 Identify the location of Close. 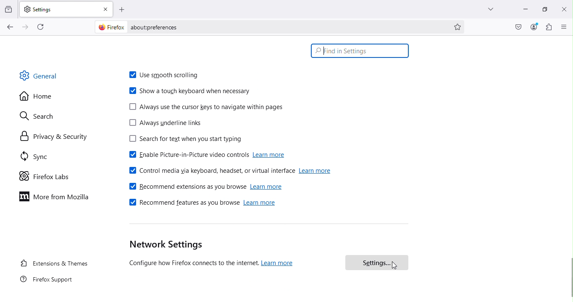
(564, 9).